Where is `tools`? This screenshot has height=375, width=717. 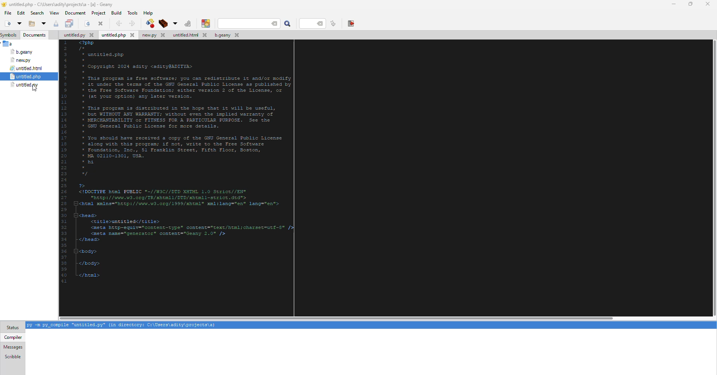 tools is located at coordinates (133, 13).